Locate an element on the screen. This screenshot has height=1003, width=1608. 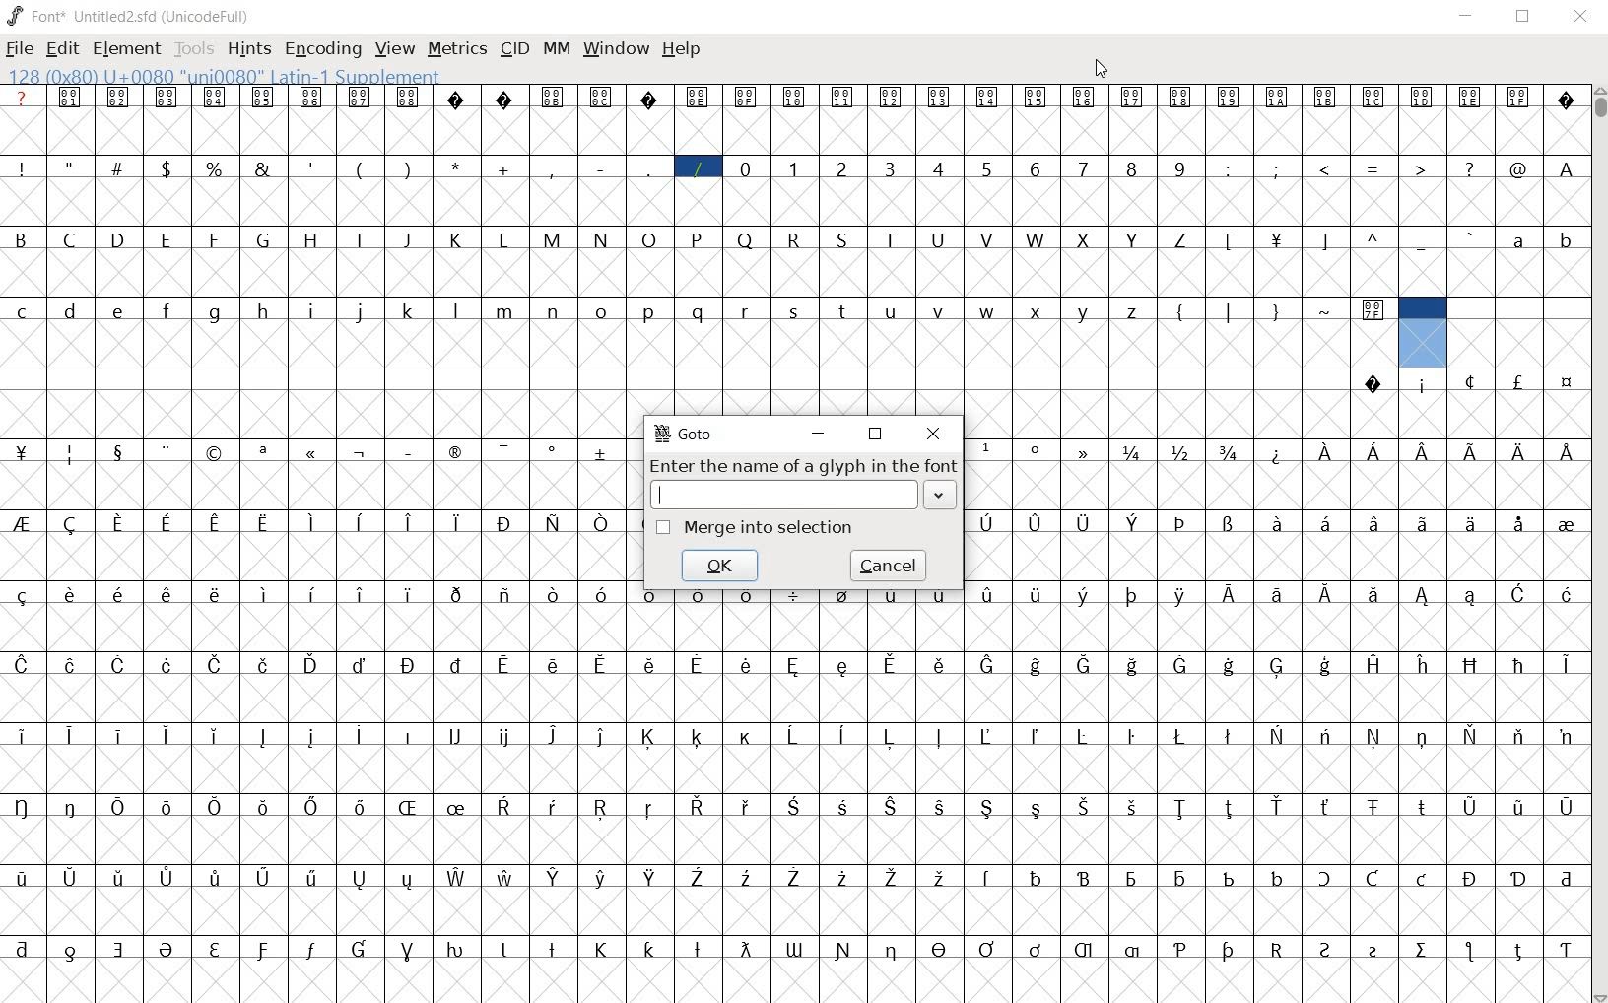
Symbol is located at coordinates (554, 737).